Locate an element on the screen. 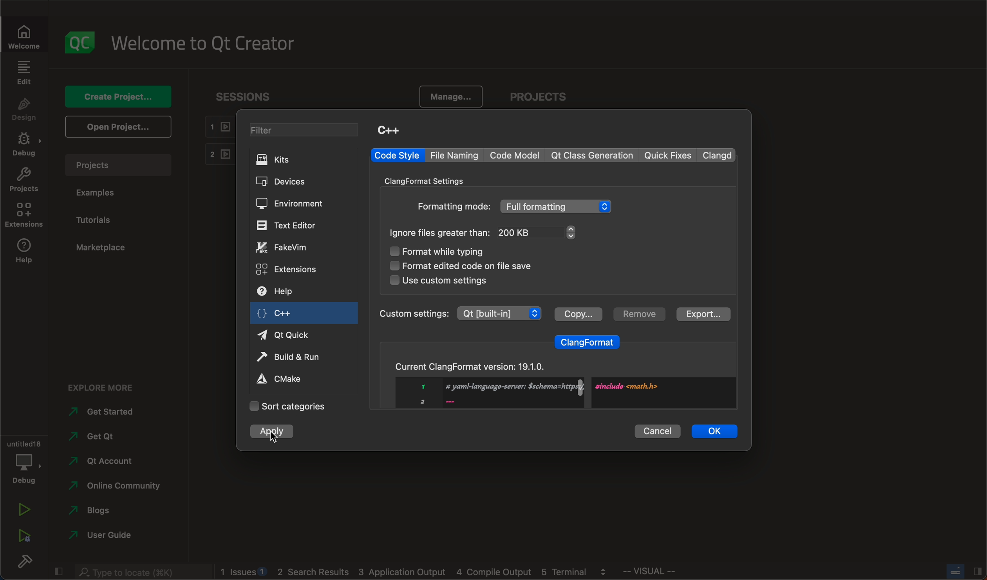 This screenshot has height=580, width=987. environment is located at coordinates (289, 204).